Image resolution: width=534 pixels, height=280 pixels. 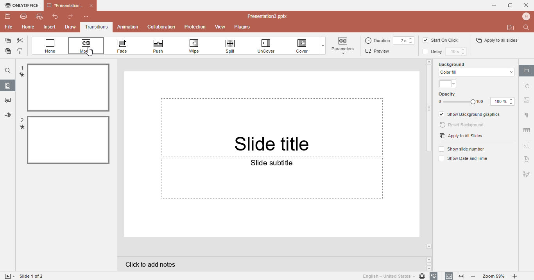 What do you see at coordinates (303, 46) in the screenshot?
I see `Cover` at bounding box center [303, 46].